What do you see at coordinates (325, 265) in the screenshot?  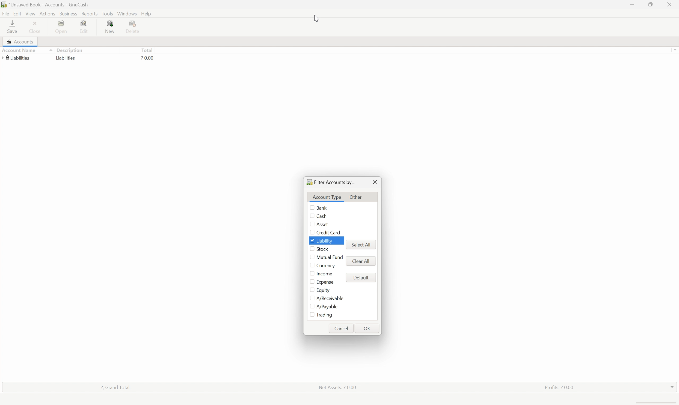 I see `Currency` at bounding box center [325, 265].